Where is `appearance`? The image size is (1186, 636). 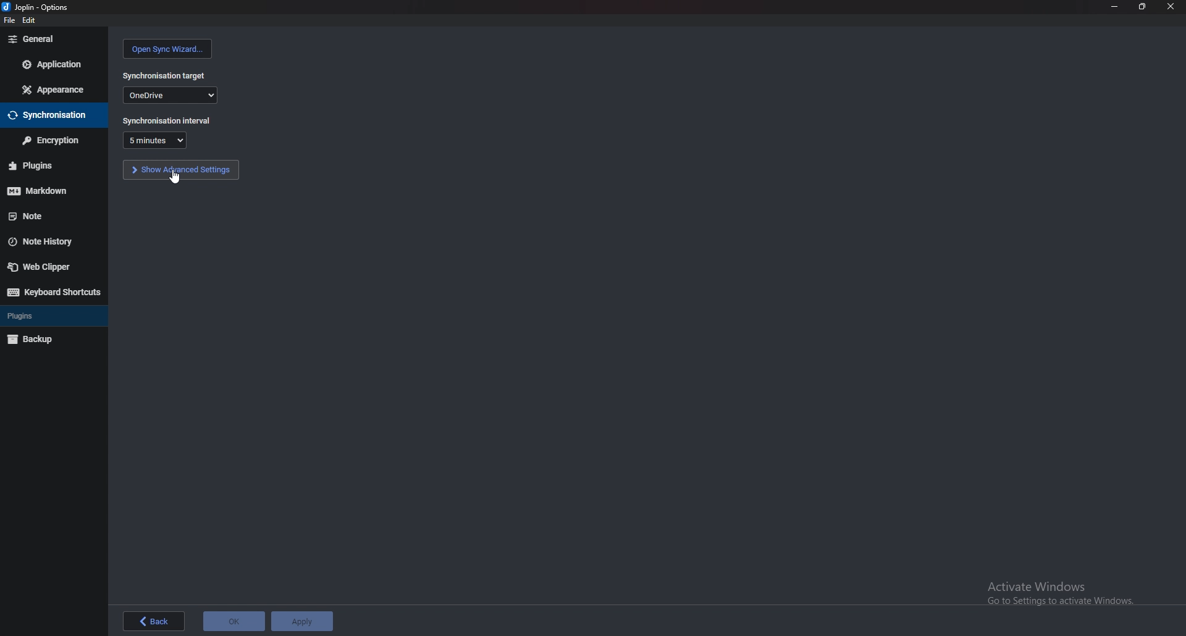
appearance is located at coordinates (55, 88).